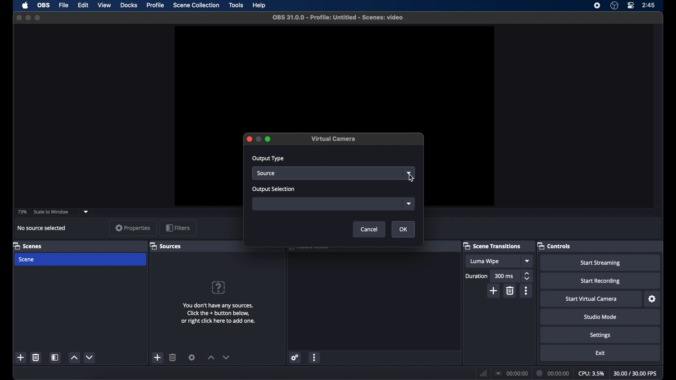 The height and width of the screenshot is (380, 676). What do you see at coordinates (477, 277) in the screenshot?
I see `duration` at bounding box center [477, 277].